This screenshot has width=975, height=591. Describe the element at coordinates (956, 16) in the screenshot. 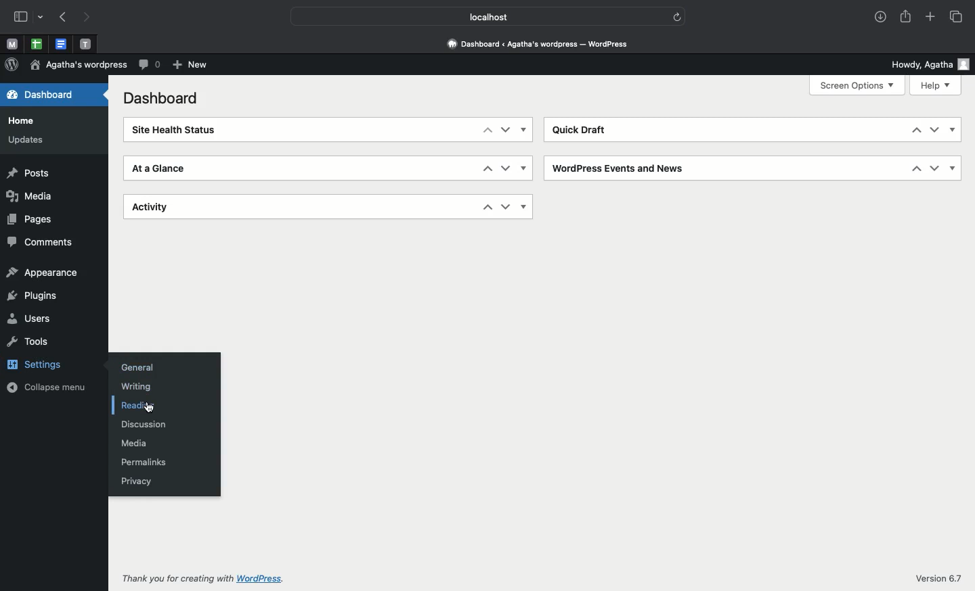

I see `Tabs` at that location.